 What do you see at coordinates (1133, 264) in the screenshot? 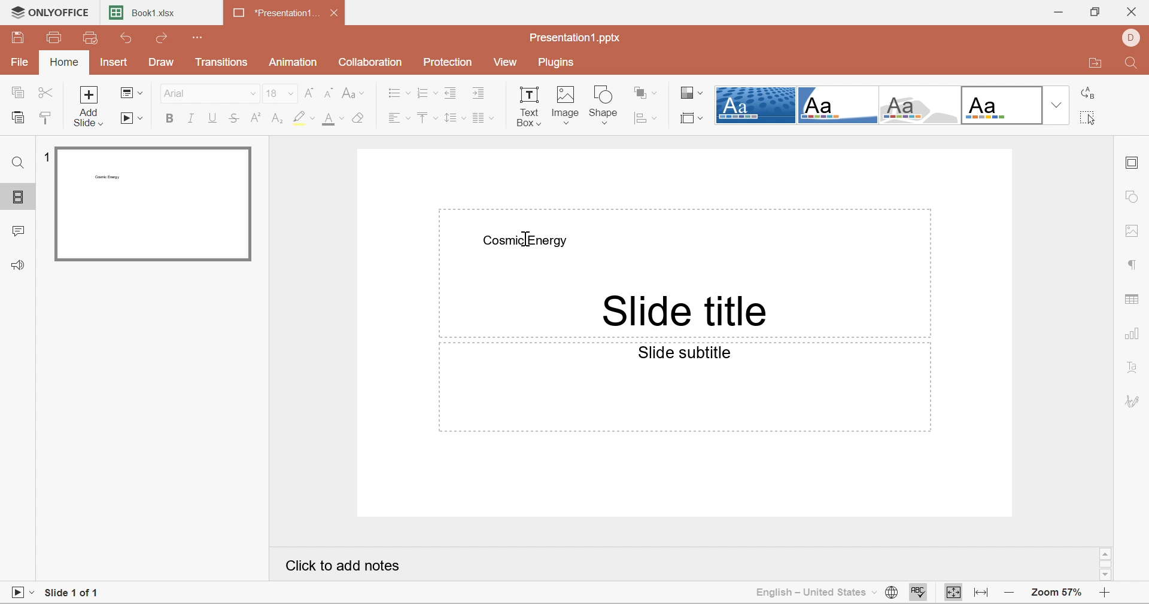
I see `Paragraph settings` at bounding box center [1133, 264].